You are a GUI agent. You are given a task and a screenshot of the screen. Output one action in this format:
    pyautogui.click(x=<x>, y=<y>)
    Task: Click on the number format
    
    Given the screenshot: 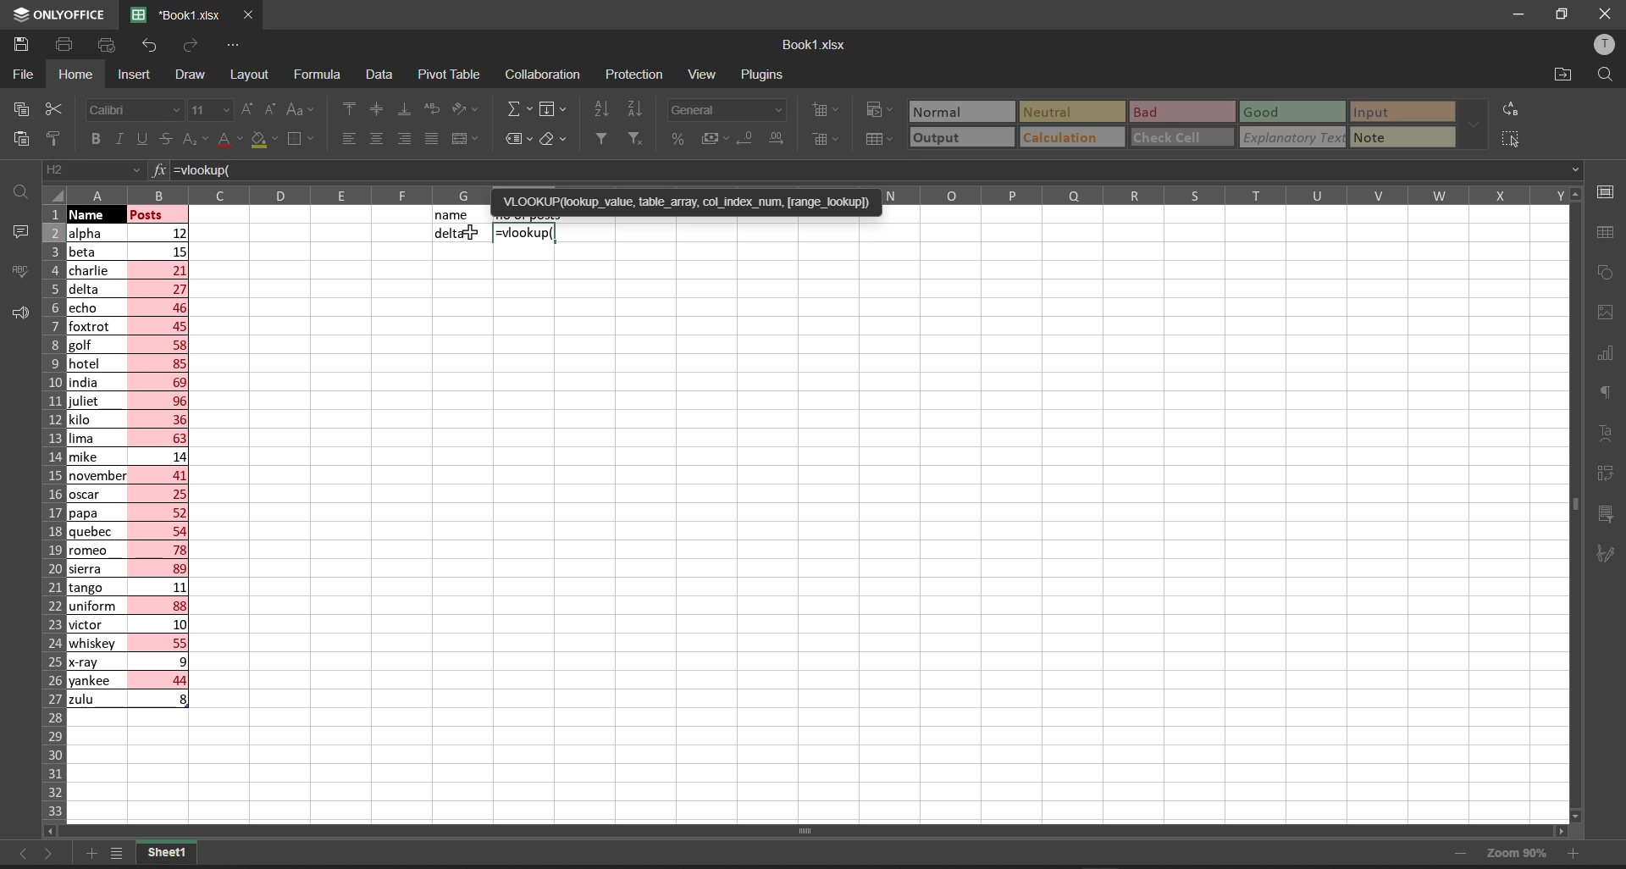 What is the action you would take?
    pyautogui.click(x=727, y=110)
    